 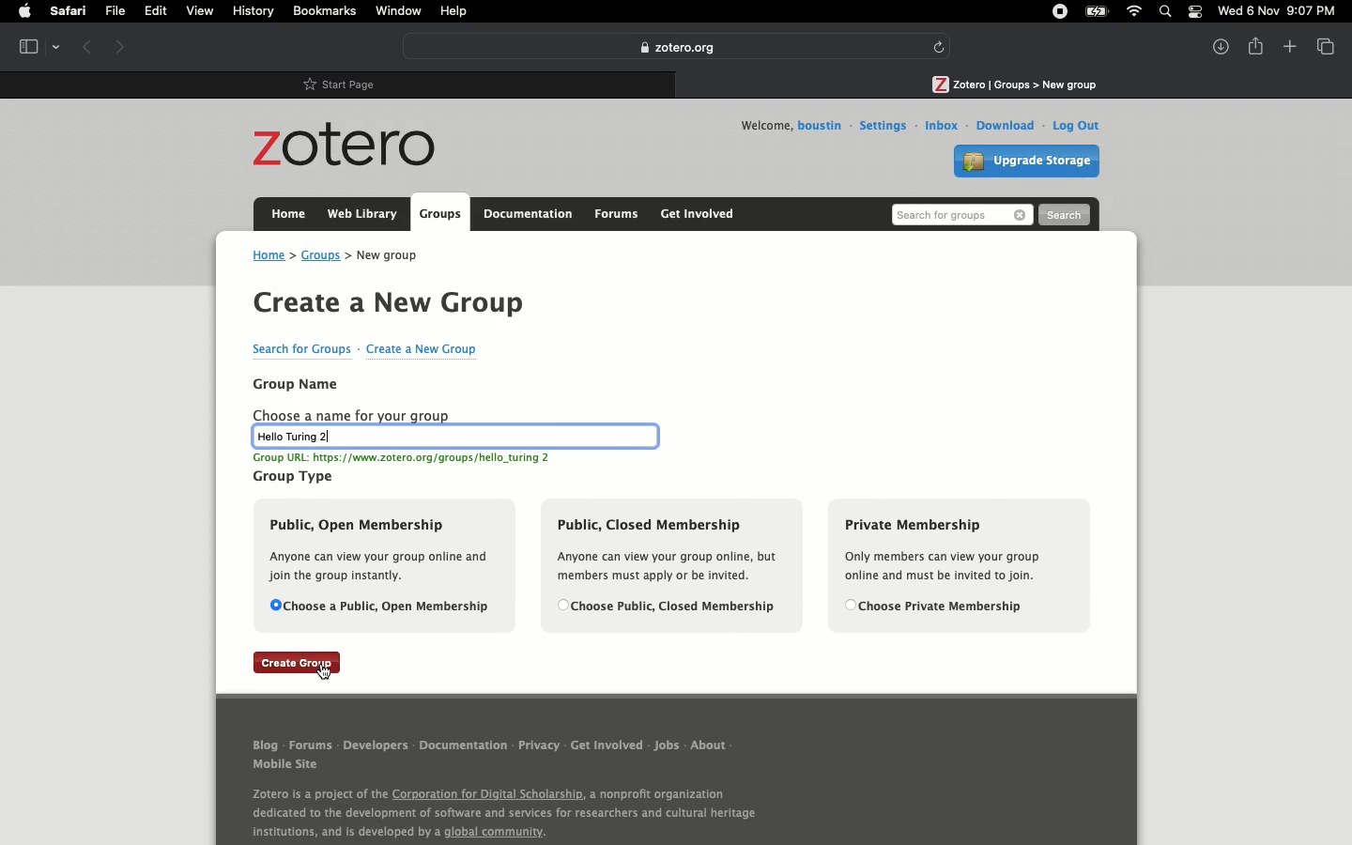 What do you see at coordinates (1256, 45) in the screenshot?
I see `Share` at bounding box center [1256, 45].